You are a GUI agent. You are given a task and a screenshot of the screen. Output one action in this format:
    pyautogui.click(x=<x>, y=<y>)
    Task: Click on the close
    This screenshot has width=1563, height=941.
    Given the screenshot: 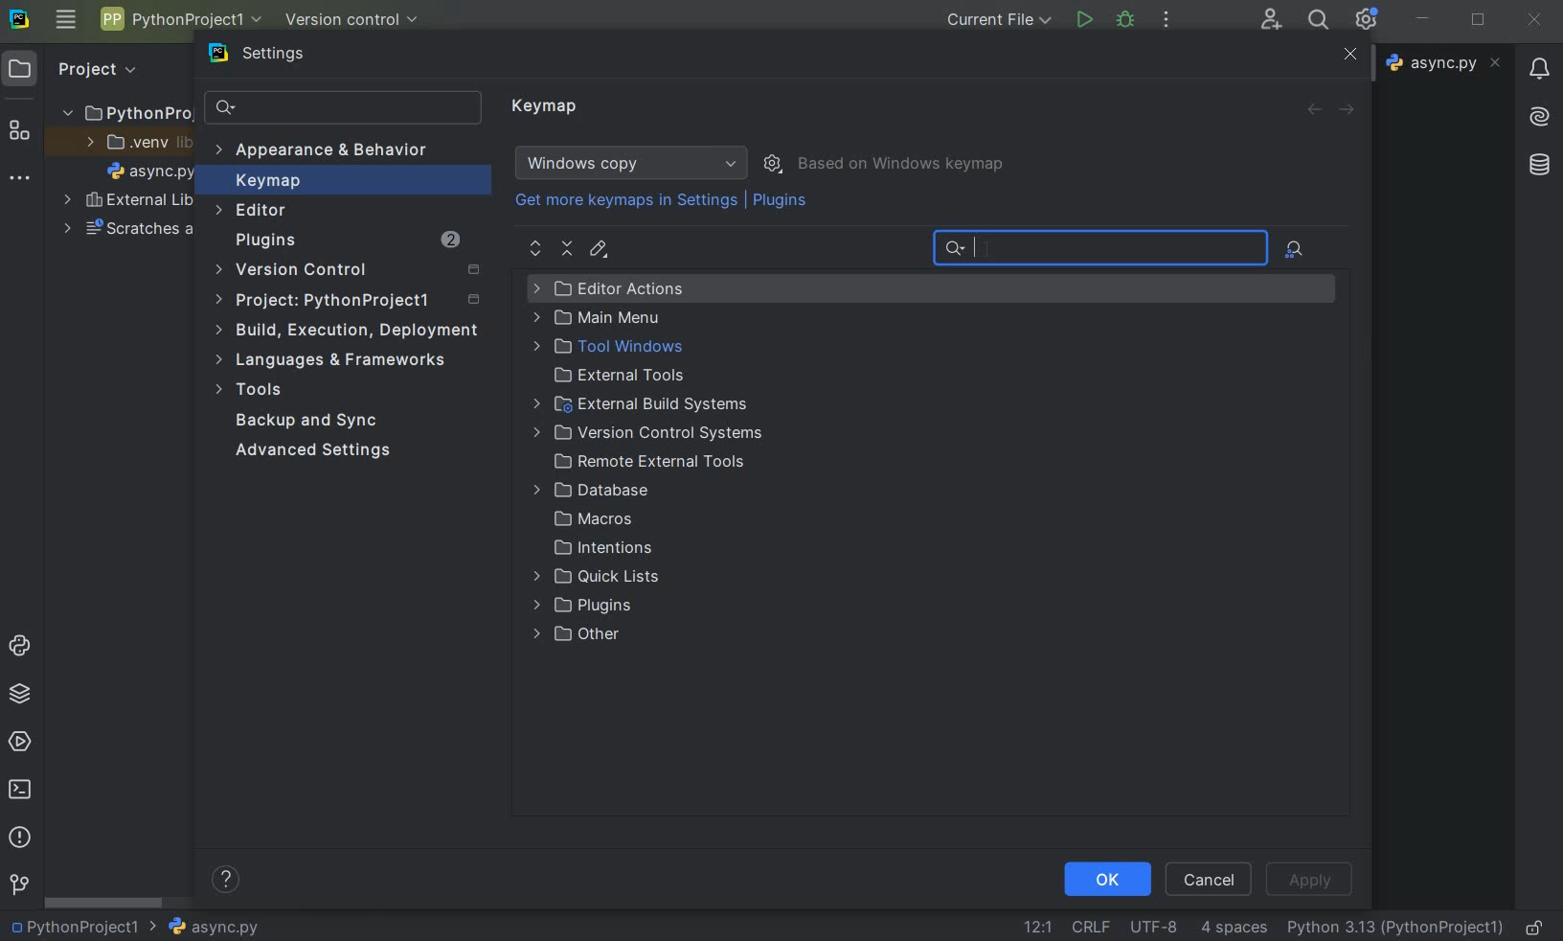 What is the action you would take?
    pyautogui.click(x=1534, y=20)
    